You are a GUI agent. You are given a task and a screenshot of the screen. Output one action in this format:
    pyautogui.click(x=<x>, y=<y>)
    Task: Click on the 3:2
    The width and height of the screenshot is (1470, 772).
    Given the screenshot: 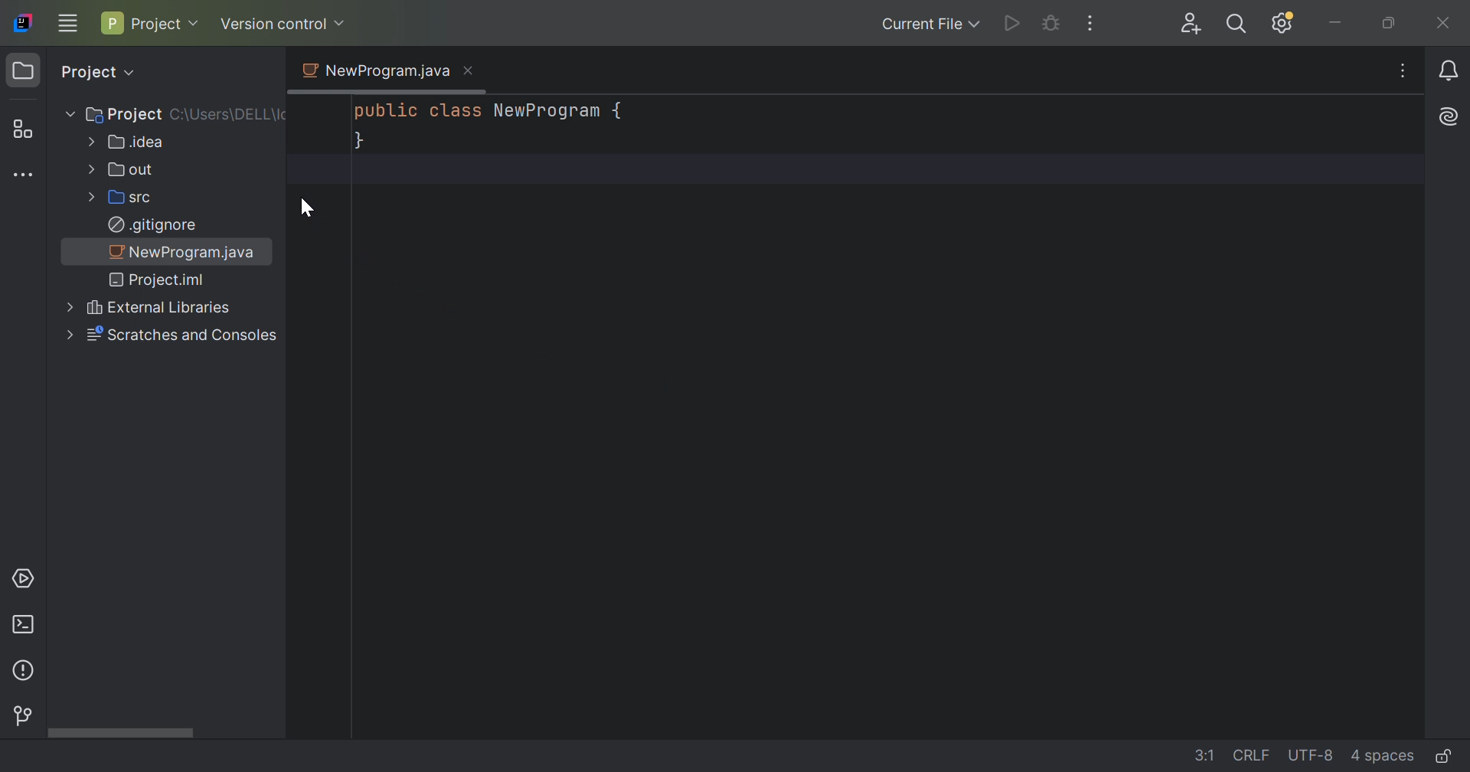 What is the action you would take?
    pyautogui.click(x=1196, y=752)
    